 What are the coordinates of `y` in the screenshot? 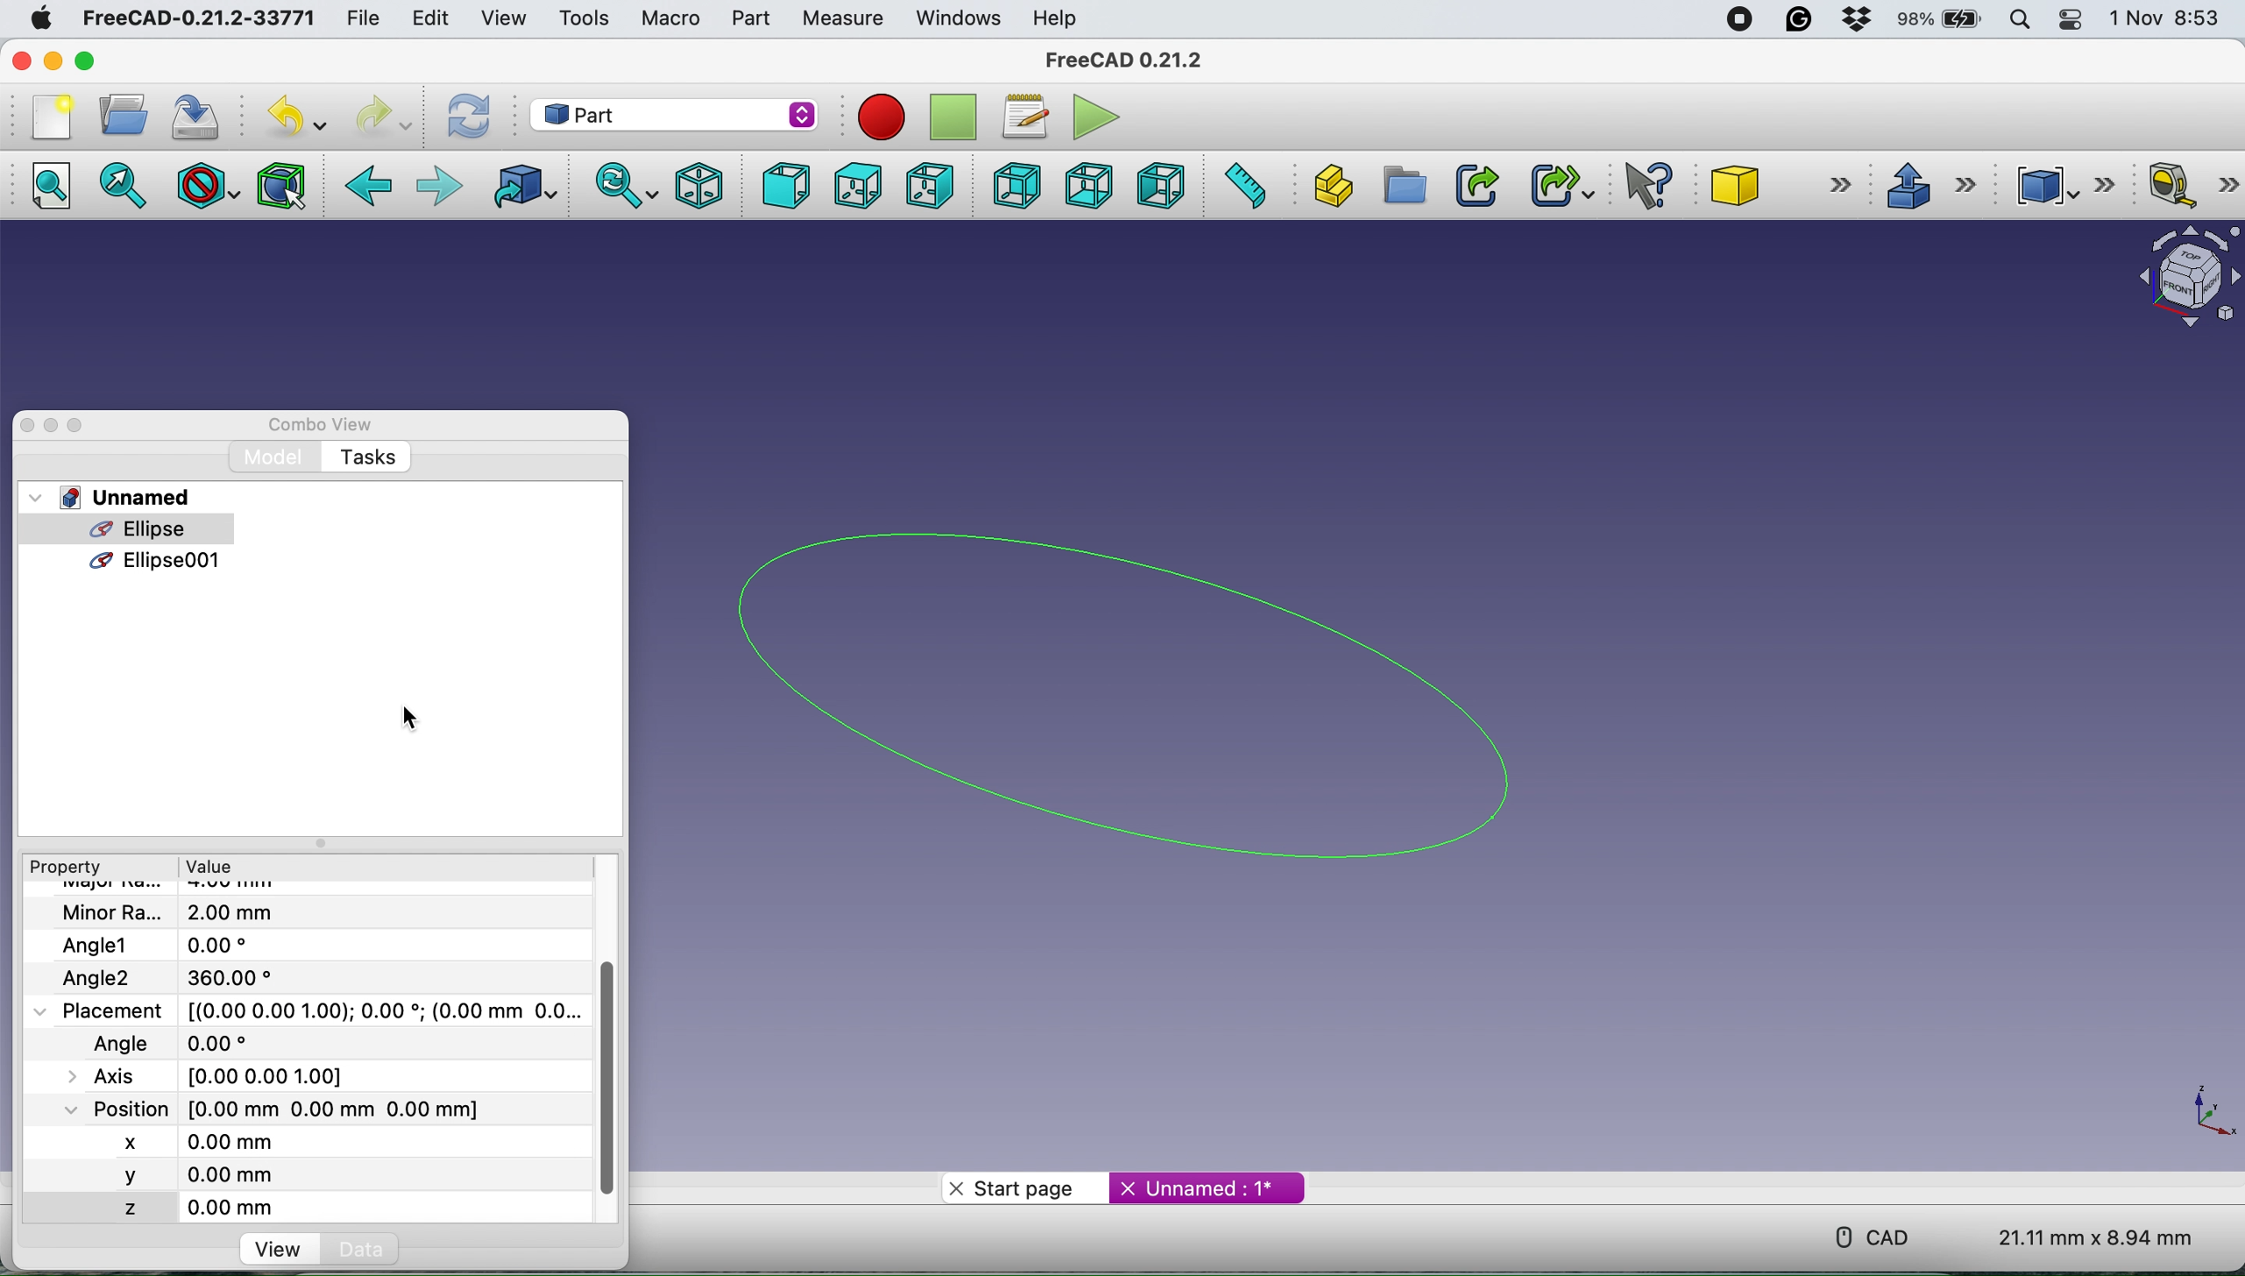 It's located at (169, 1175).